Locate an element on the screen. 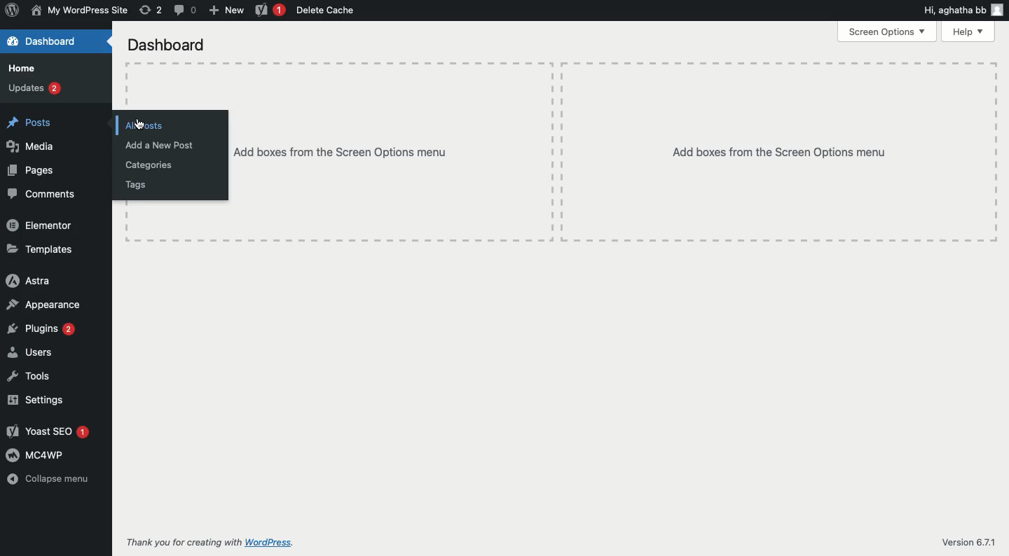  Users is located at coordinates (31, 350).